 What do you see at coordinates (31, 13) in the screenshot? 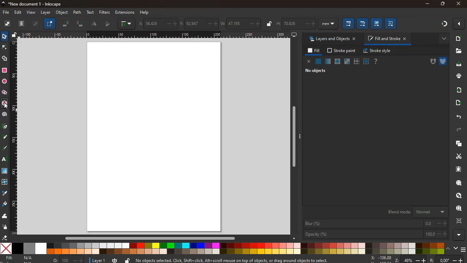
I see `view` at bounding box center [31, 13].